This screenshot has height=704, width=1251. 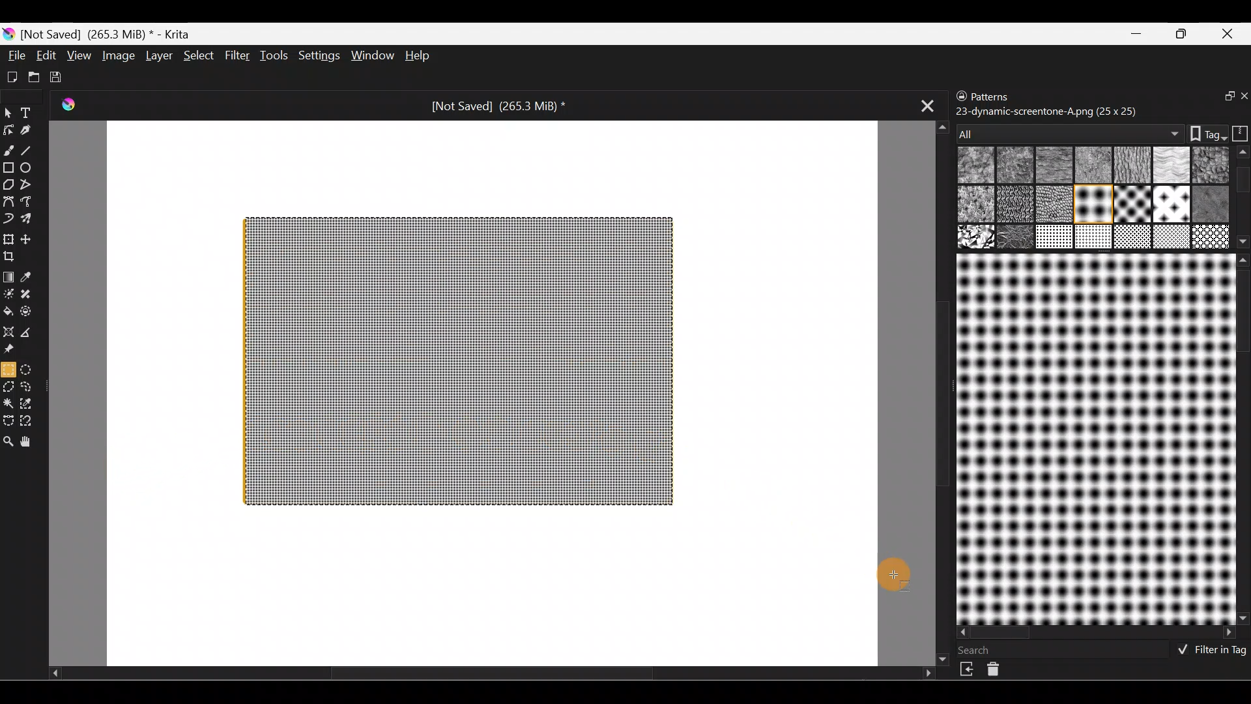 I want to click on Save, so click(x=57, y=75).